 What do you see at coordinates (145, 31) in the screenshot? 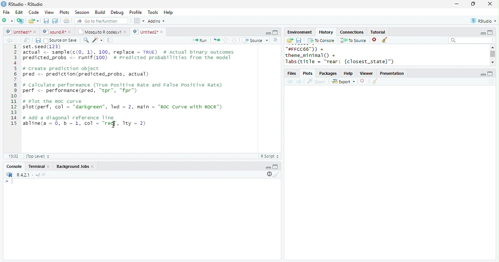
I see `Untitled 2` at bounding box center [145, 31].